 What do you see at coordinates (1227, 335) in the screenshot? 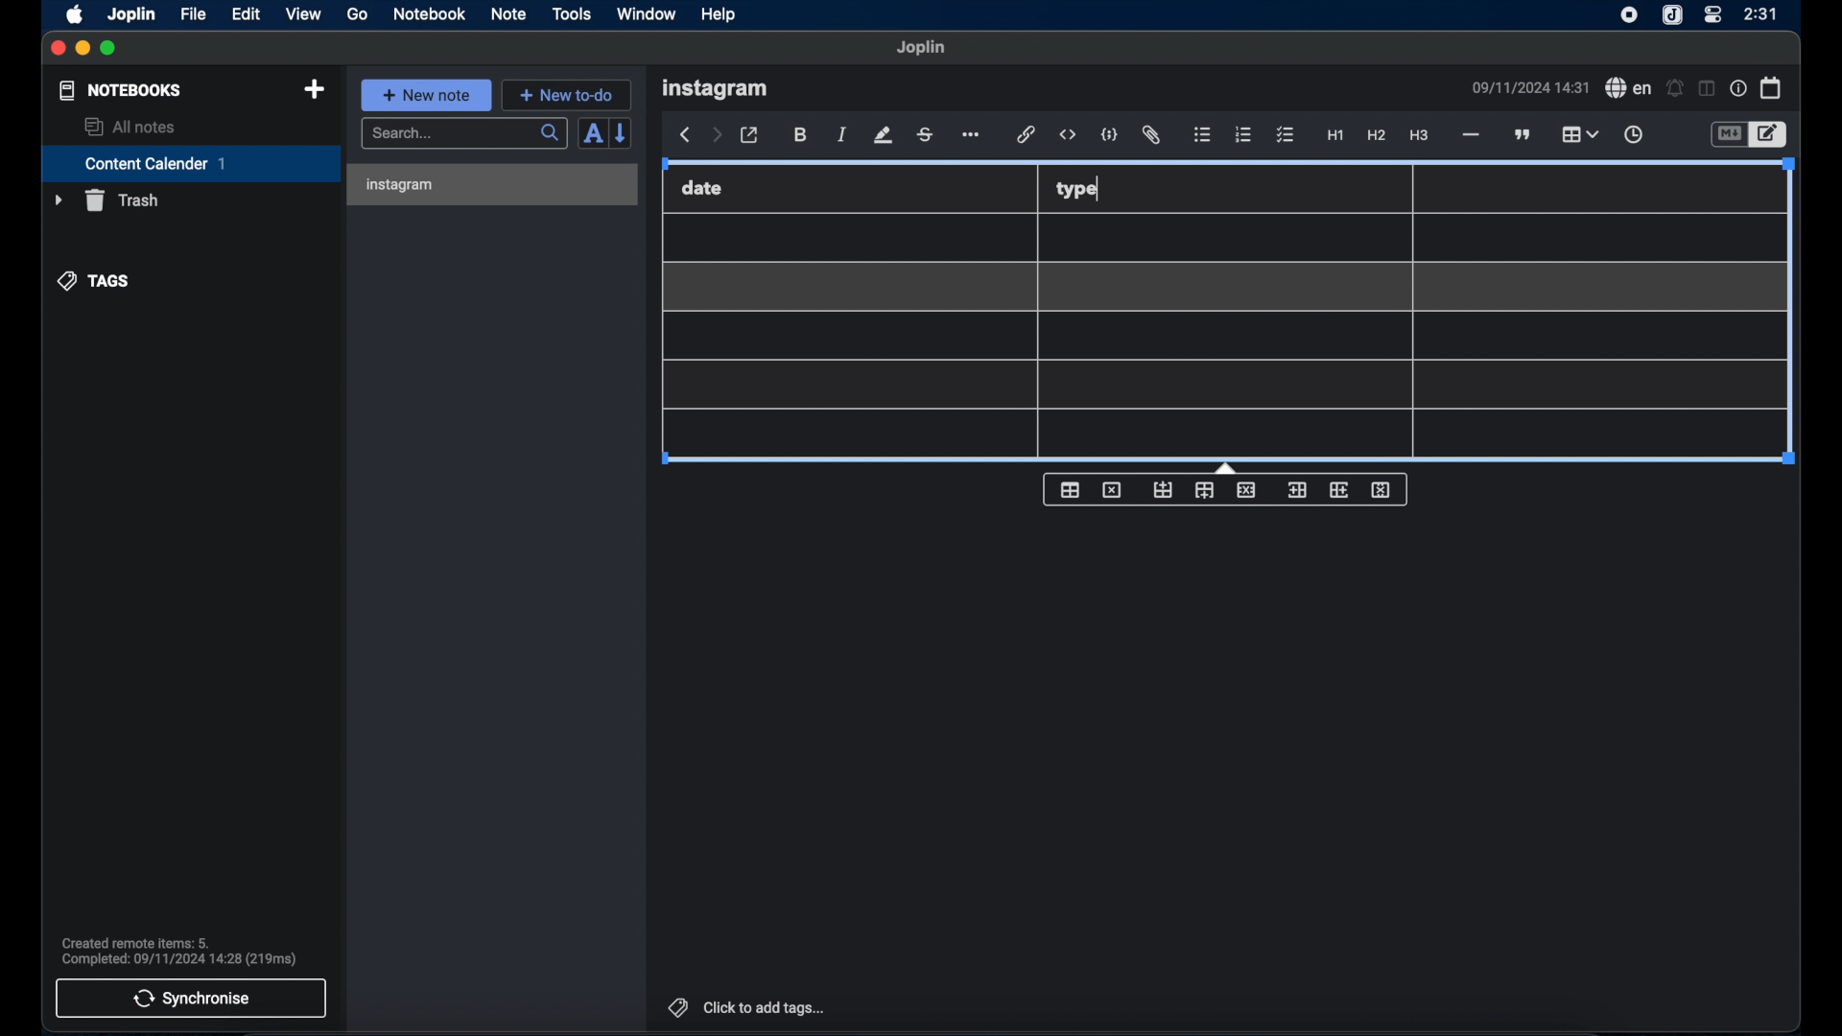
I see `Table` at bounding box center [1227, 335].